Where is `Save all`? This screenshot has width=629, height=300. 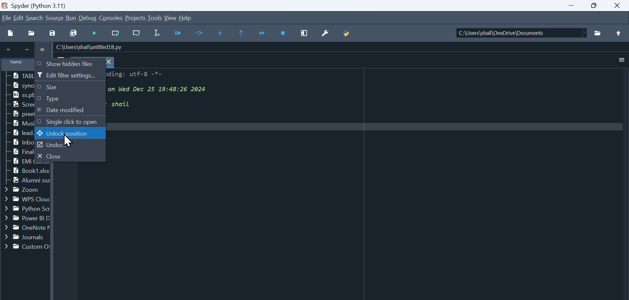 Save all is located at coordinates (73, 32).